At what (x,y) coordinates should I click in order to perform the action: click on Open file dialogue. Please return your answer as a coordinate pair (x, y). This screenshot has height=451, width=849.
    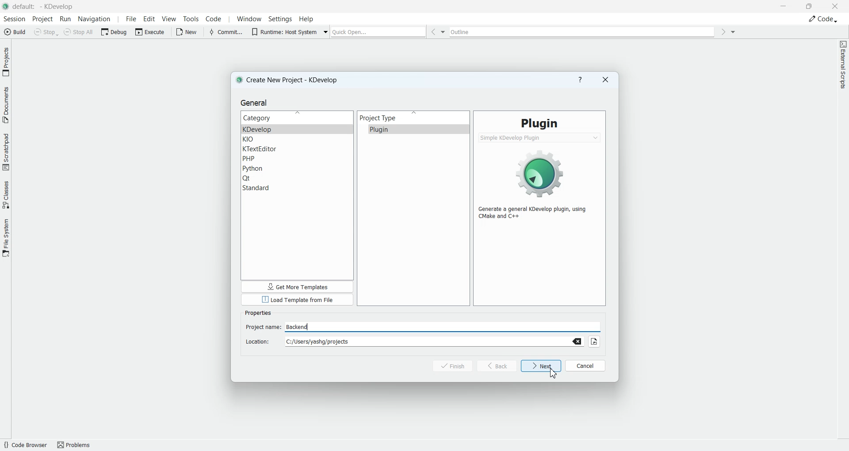
    Looking at the image, I should click on (596, 340).